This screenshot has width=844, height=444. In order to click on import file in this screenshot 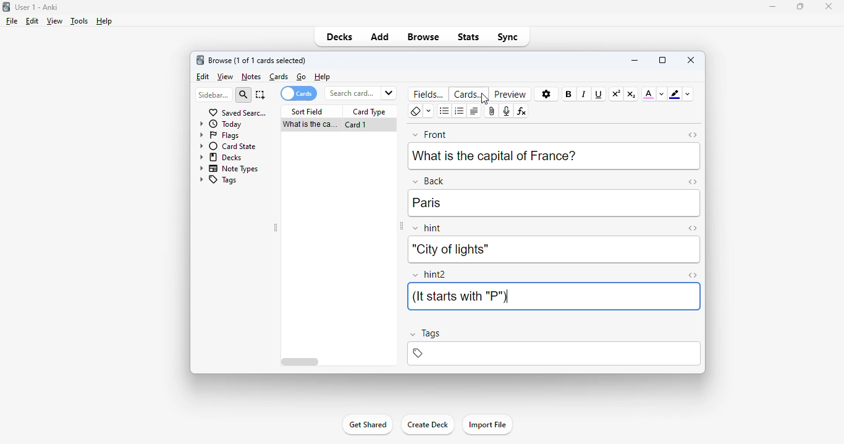, I will do `click(487, 425)`.